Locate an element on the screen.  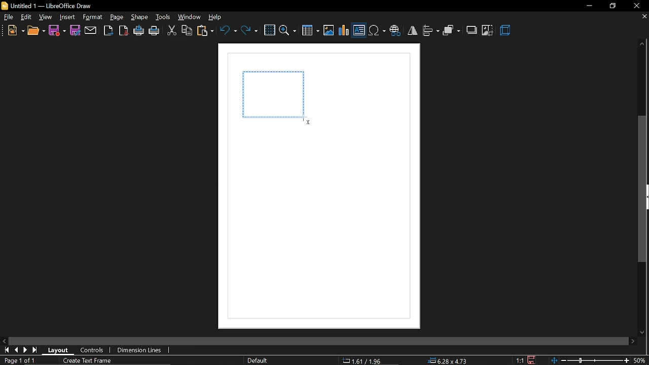
insert image is located at coordinates (329, 31).